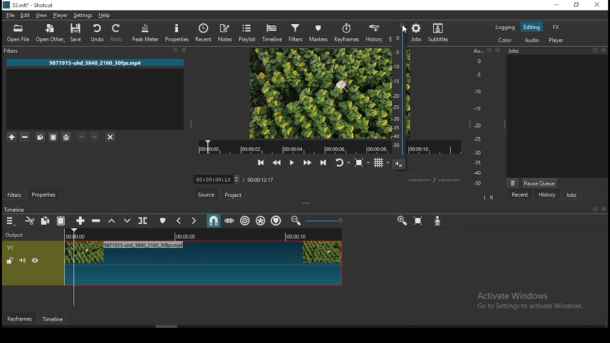 This screenshot has height=343, width=610. Describe the element at coordinates (318, 32) in the screenshot. I see `markers` at that location.